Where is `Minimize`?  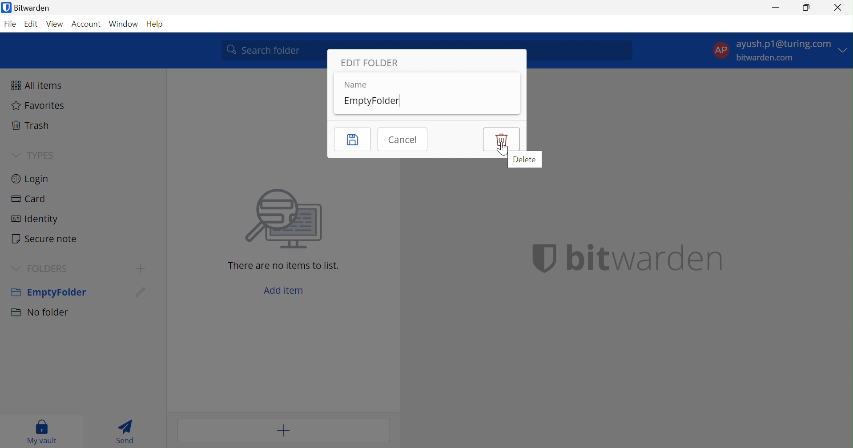 Minimize is located at coordinates (774, 7).